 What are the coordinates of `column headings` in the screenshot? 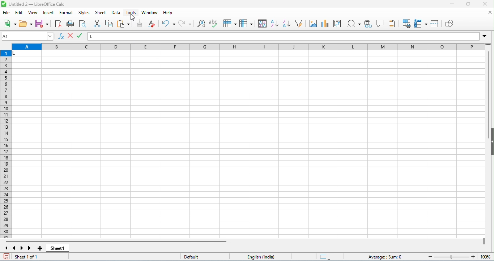 It's located at (248, 47).